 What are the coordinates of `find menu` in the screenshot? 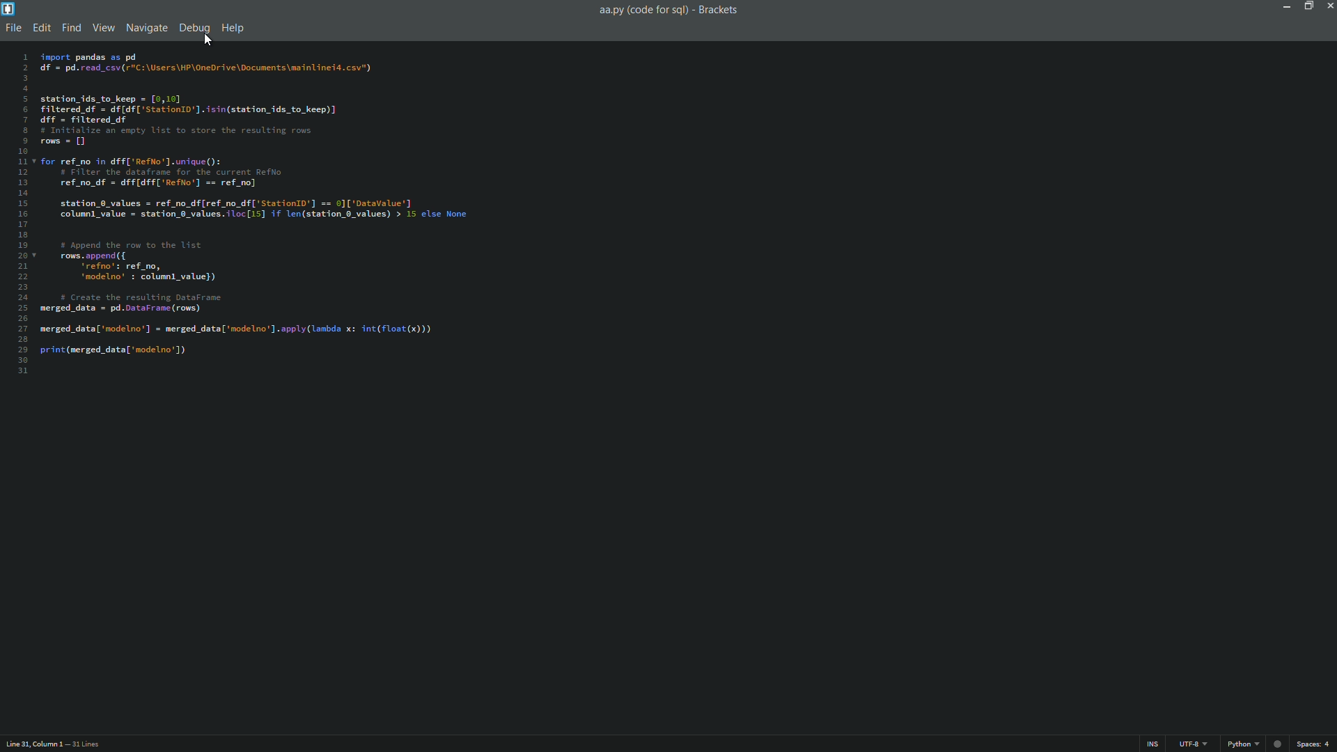 It's located at (72, 29).